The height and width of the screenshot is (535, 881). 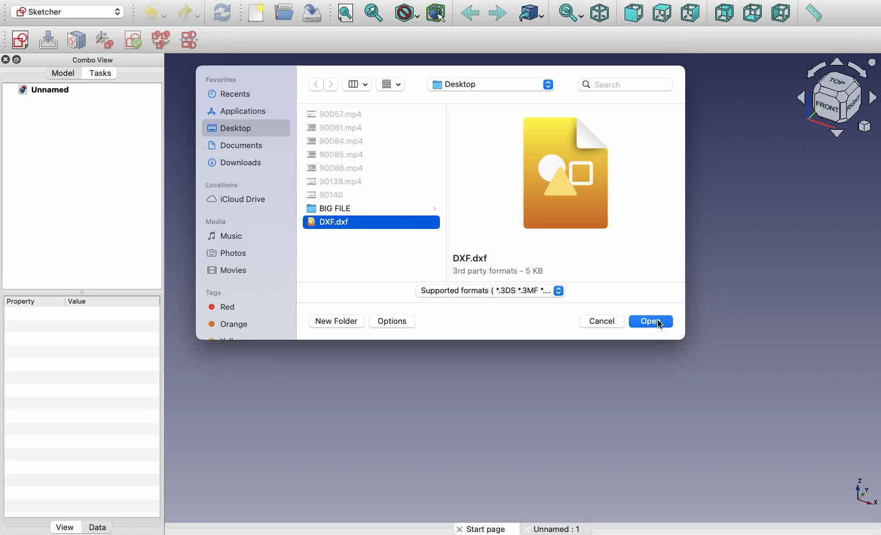 I want to click on Edit sketch, so click(x=49, y=39).